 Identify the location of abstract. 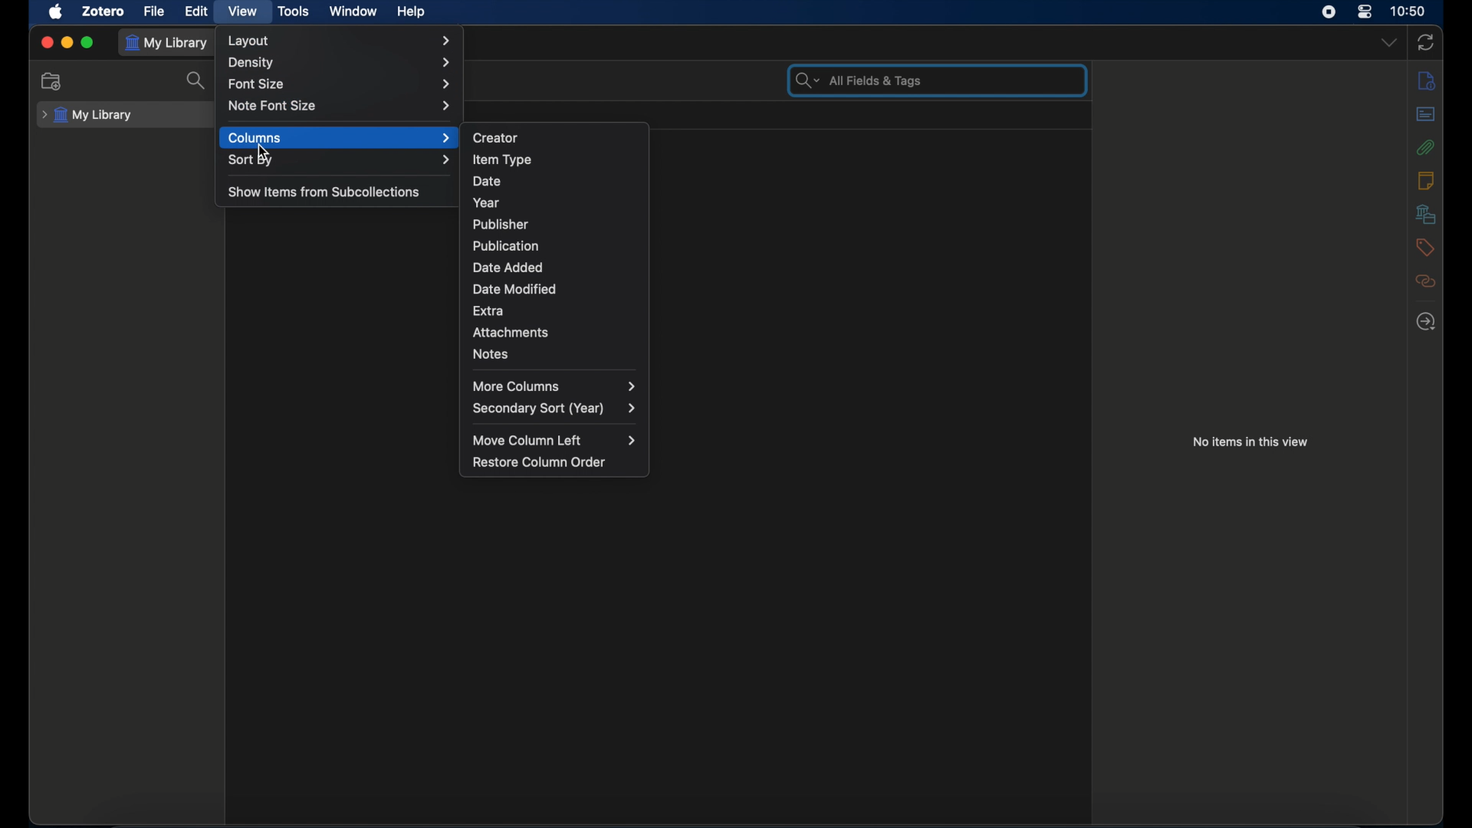
(1427, 113).